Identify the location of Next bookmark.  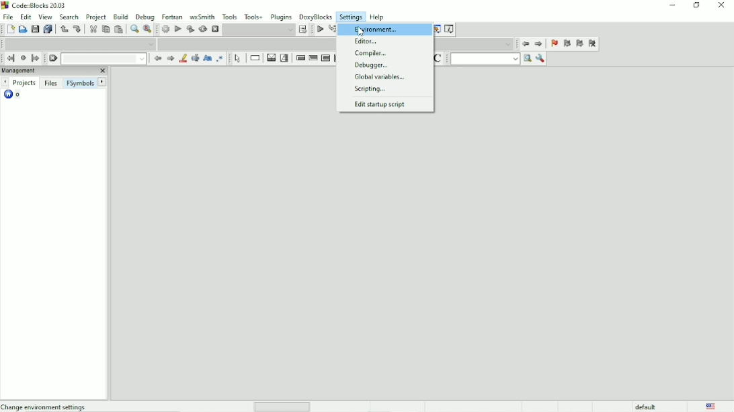
(579, 44).